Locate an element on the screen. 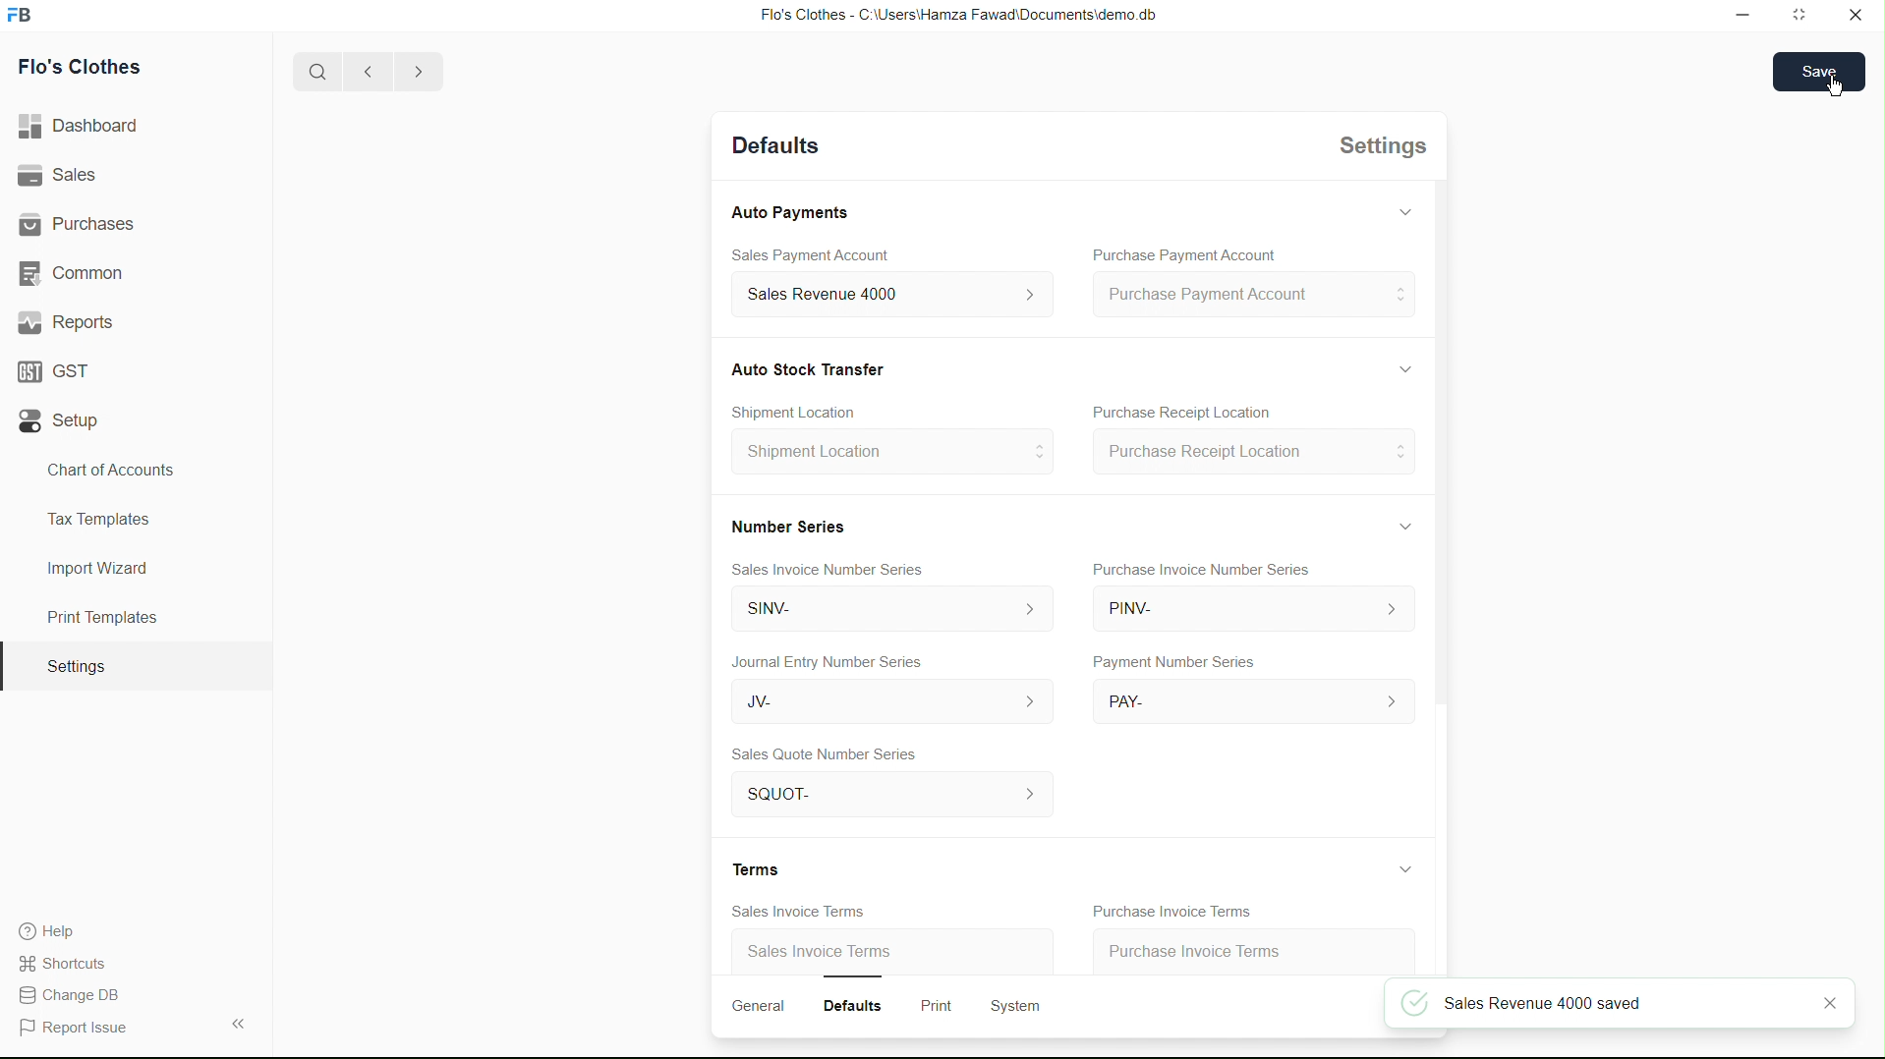  System is located at coordinates (1017, 1009).